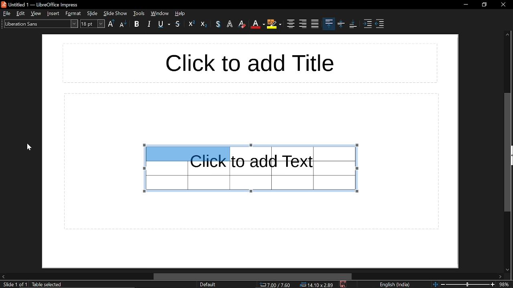 This screenshot has width=513, height=288. Describe the element at coordinates (123, 24) in the screenshot. I see `lower case` at that location.